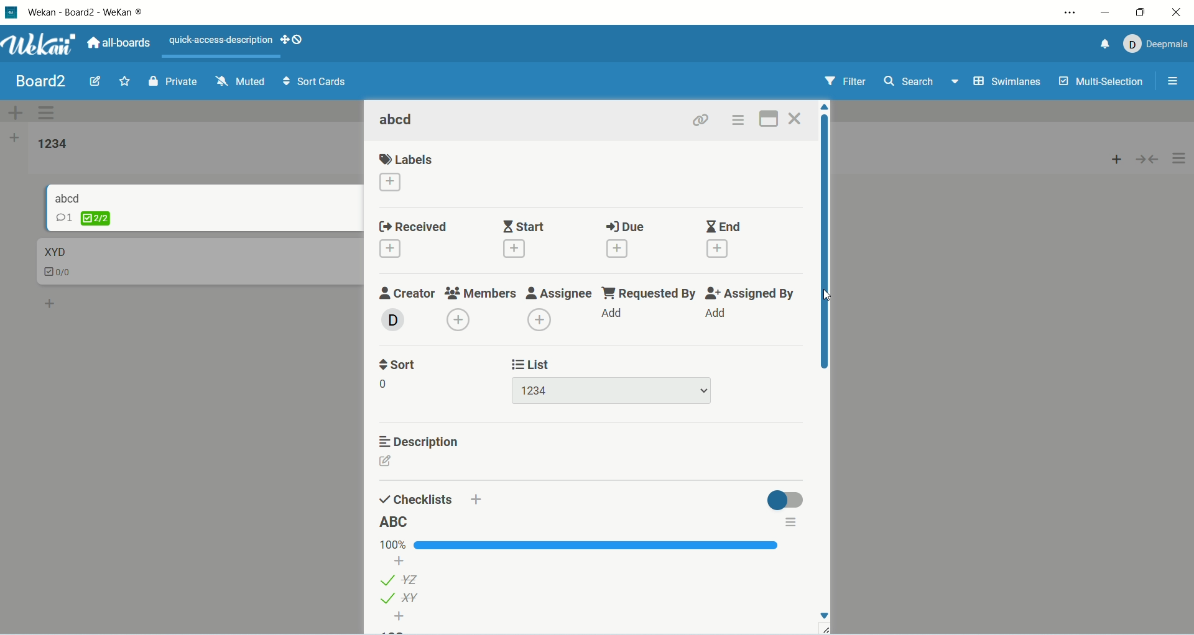 The width and height of the screenshot is (1194, 635). Describe the element at coordinates (54, 251) in the screenshot. I see `card title` at that location.